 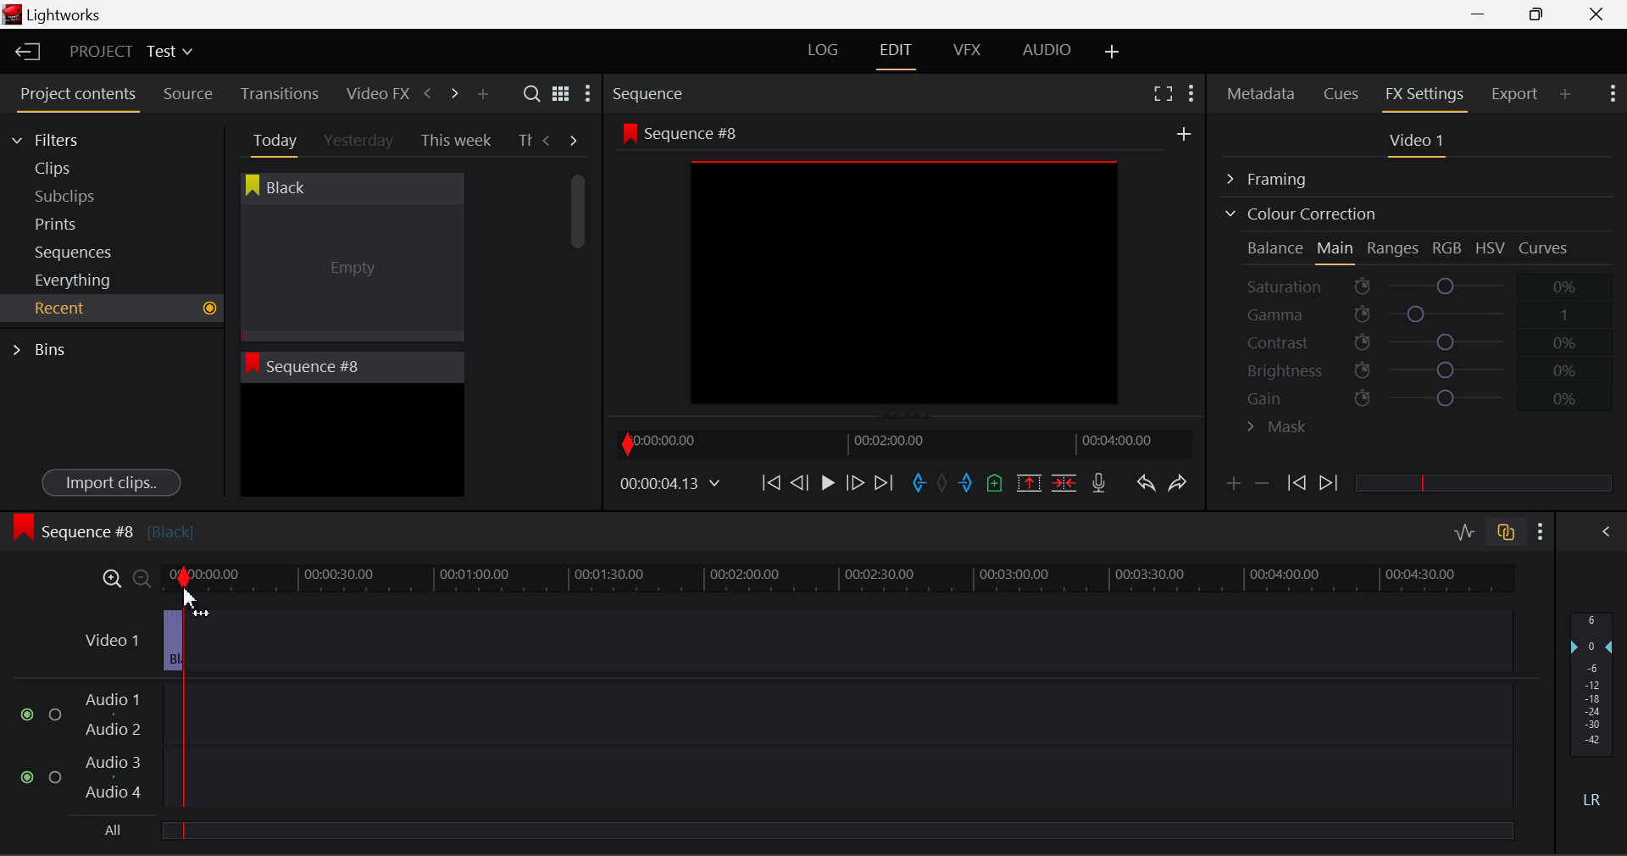 I want to click on Cues Panel, so click(x=1343, y=92).